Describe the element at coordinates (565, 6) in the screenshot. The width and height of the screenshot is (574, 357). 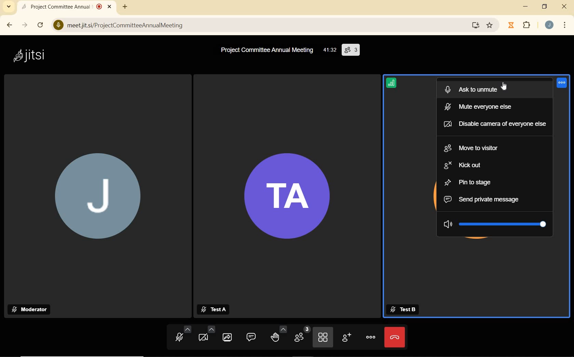
I see `CLOSE` at that location.